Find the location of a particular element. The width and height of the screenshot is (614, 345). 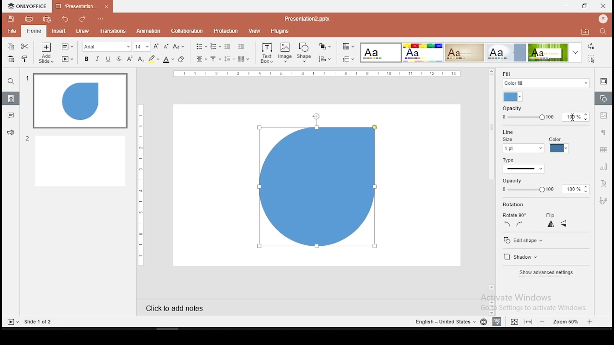

line color is located at coordinates (558, 145).